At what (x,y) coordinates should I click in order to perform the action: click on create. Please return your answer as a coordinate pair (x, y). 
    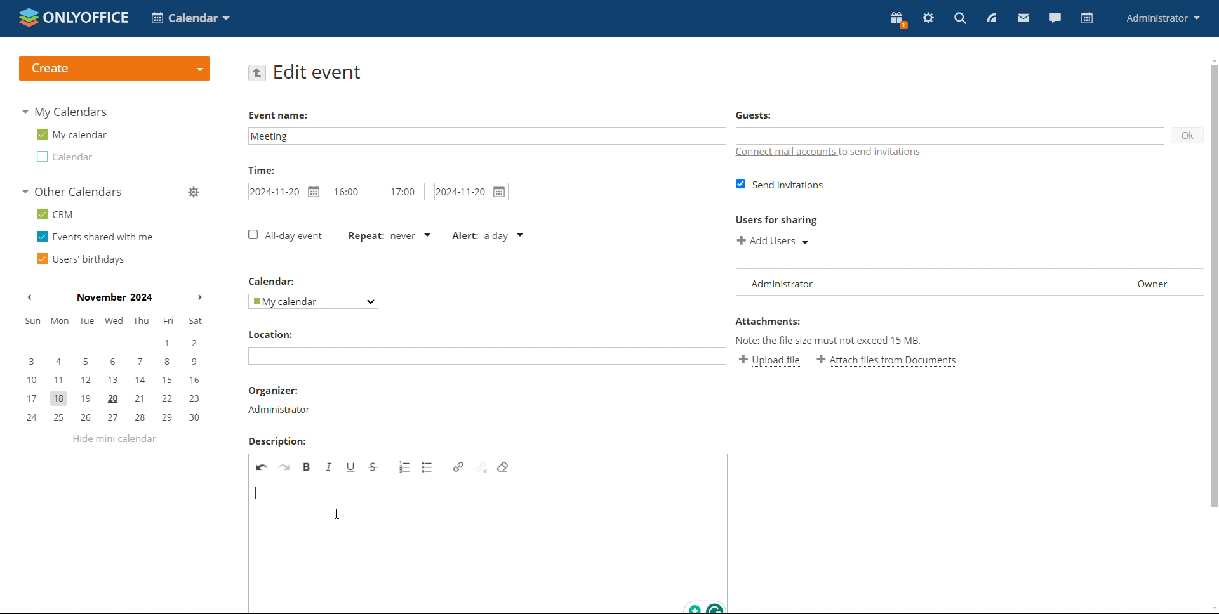
    Looking at the image, I should click on (116, 69).